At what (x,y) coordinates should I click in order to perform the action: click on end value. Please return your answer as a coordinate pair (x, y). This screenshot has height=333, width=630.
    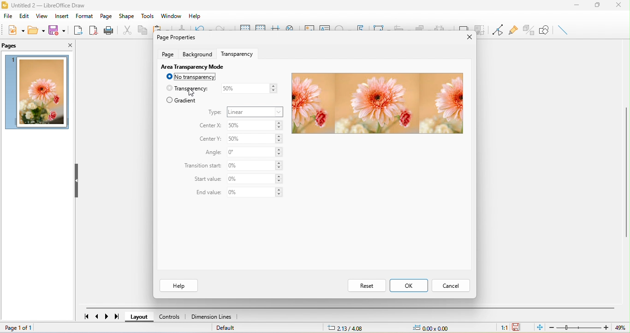
    Looking at the image, I should click on (206, 193).